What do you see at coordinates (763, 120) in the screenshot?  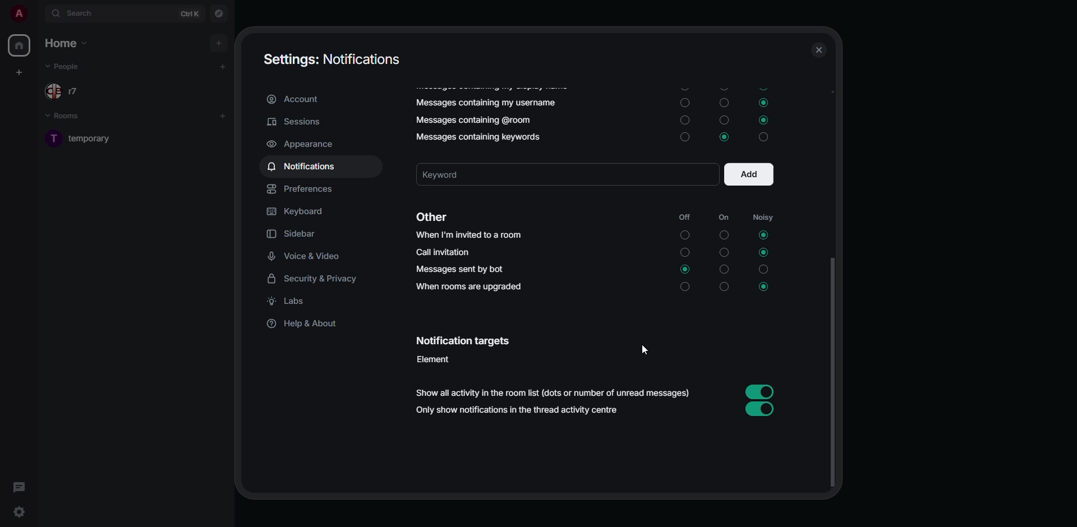 I see `selected` at bounding box center [763, 120].